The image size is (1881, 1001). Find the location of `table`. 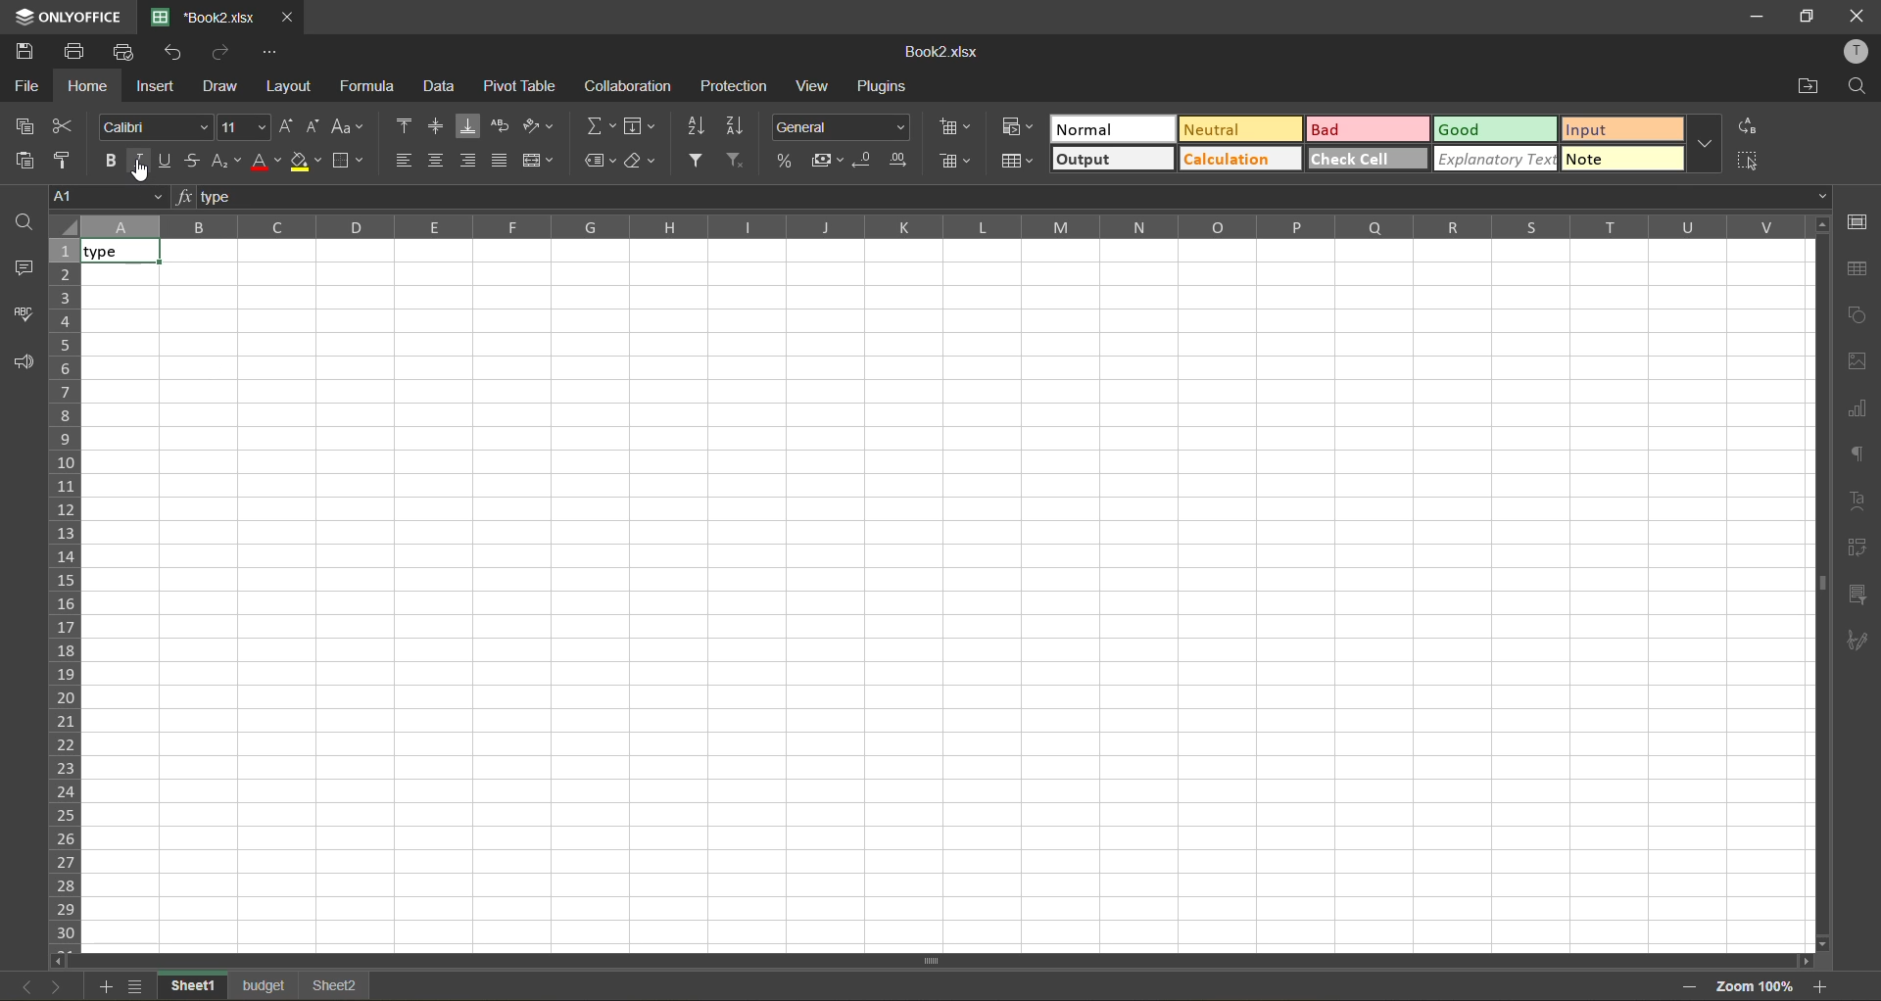

table is located at coordinates (1859, 269).